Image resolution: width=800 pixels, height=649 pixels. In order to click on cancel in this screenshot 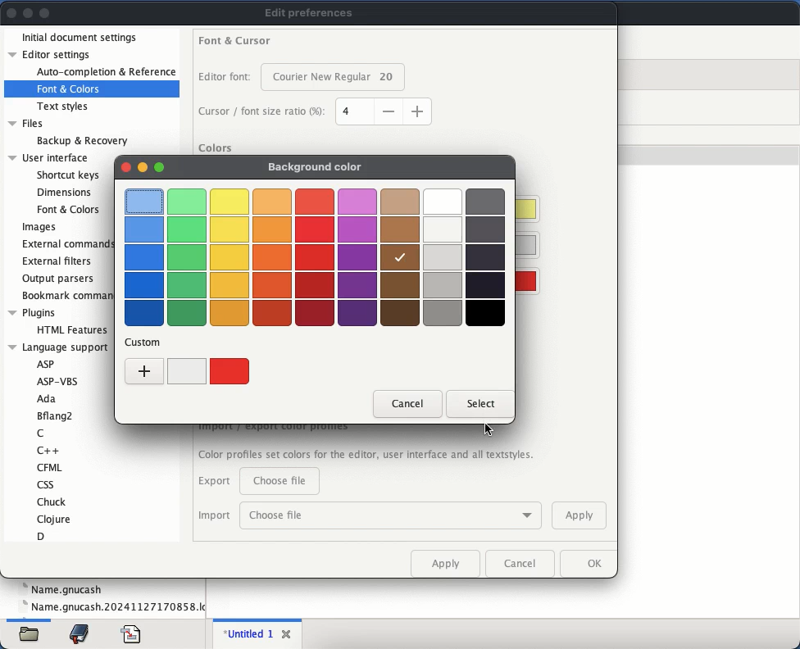, I will do `click(407, 403)`.